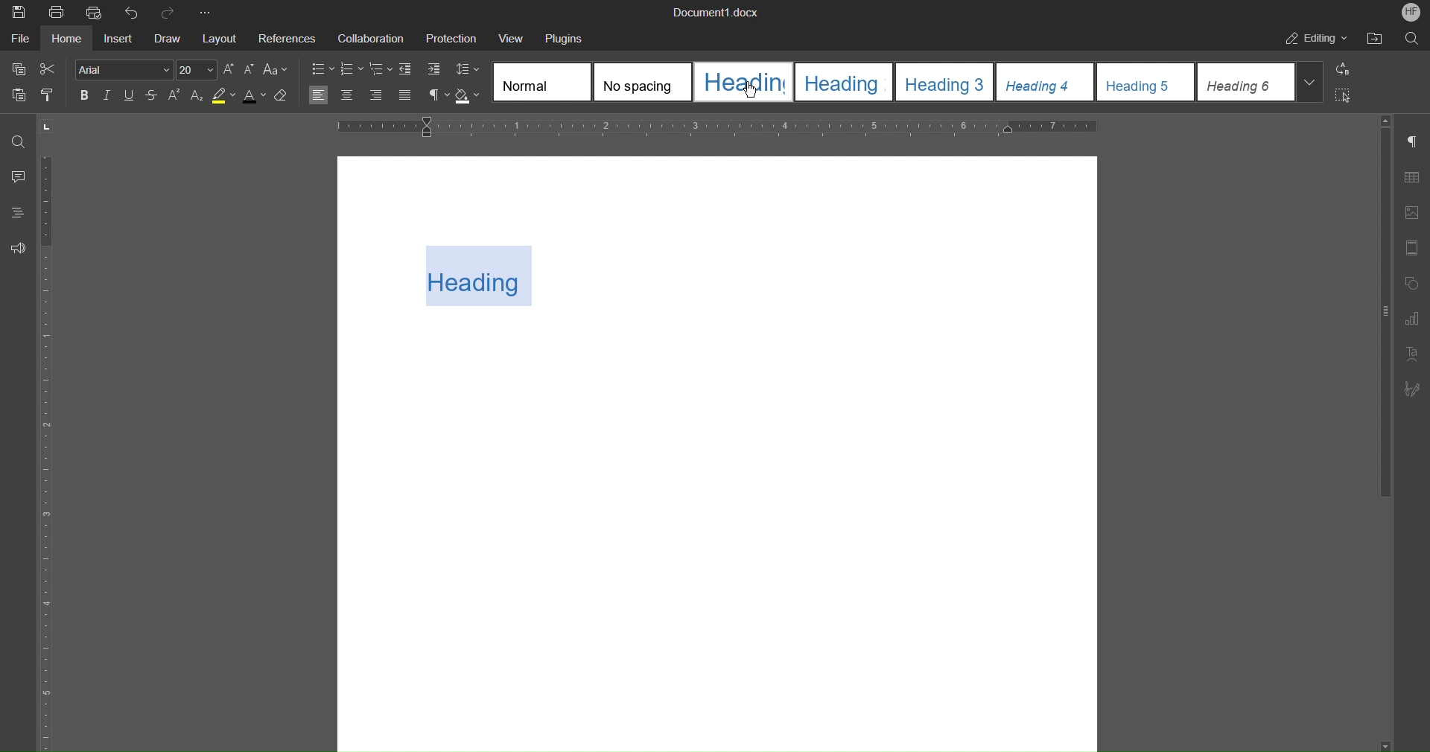  Describe the element at coordinates (197, 70) in the screenshot. I see `Font Size` at that location.